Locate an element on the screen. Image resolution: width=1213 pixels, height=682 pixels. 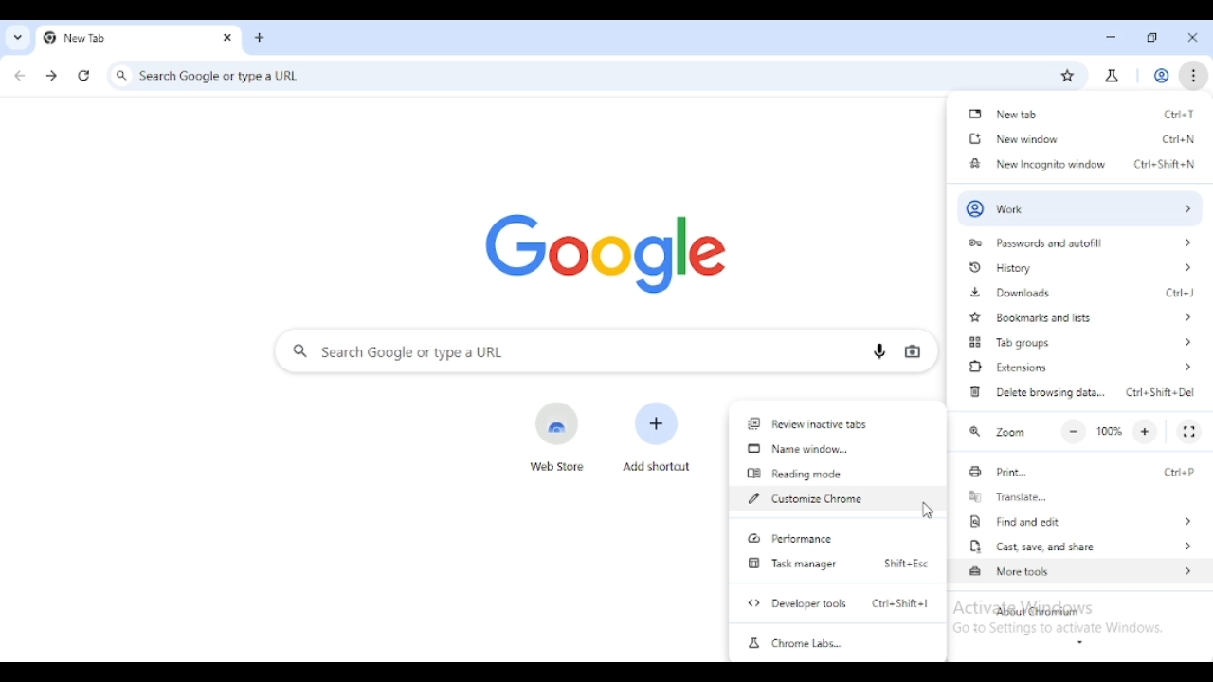
more tools is located at coordinates (1082, 570).